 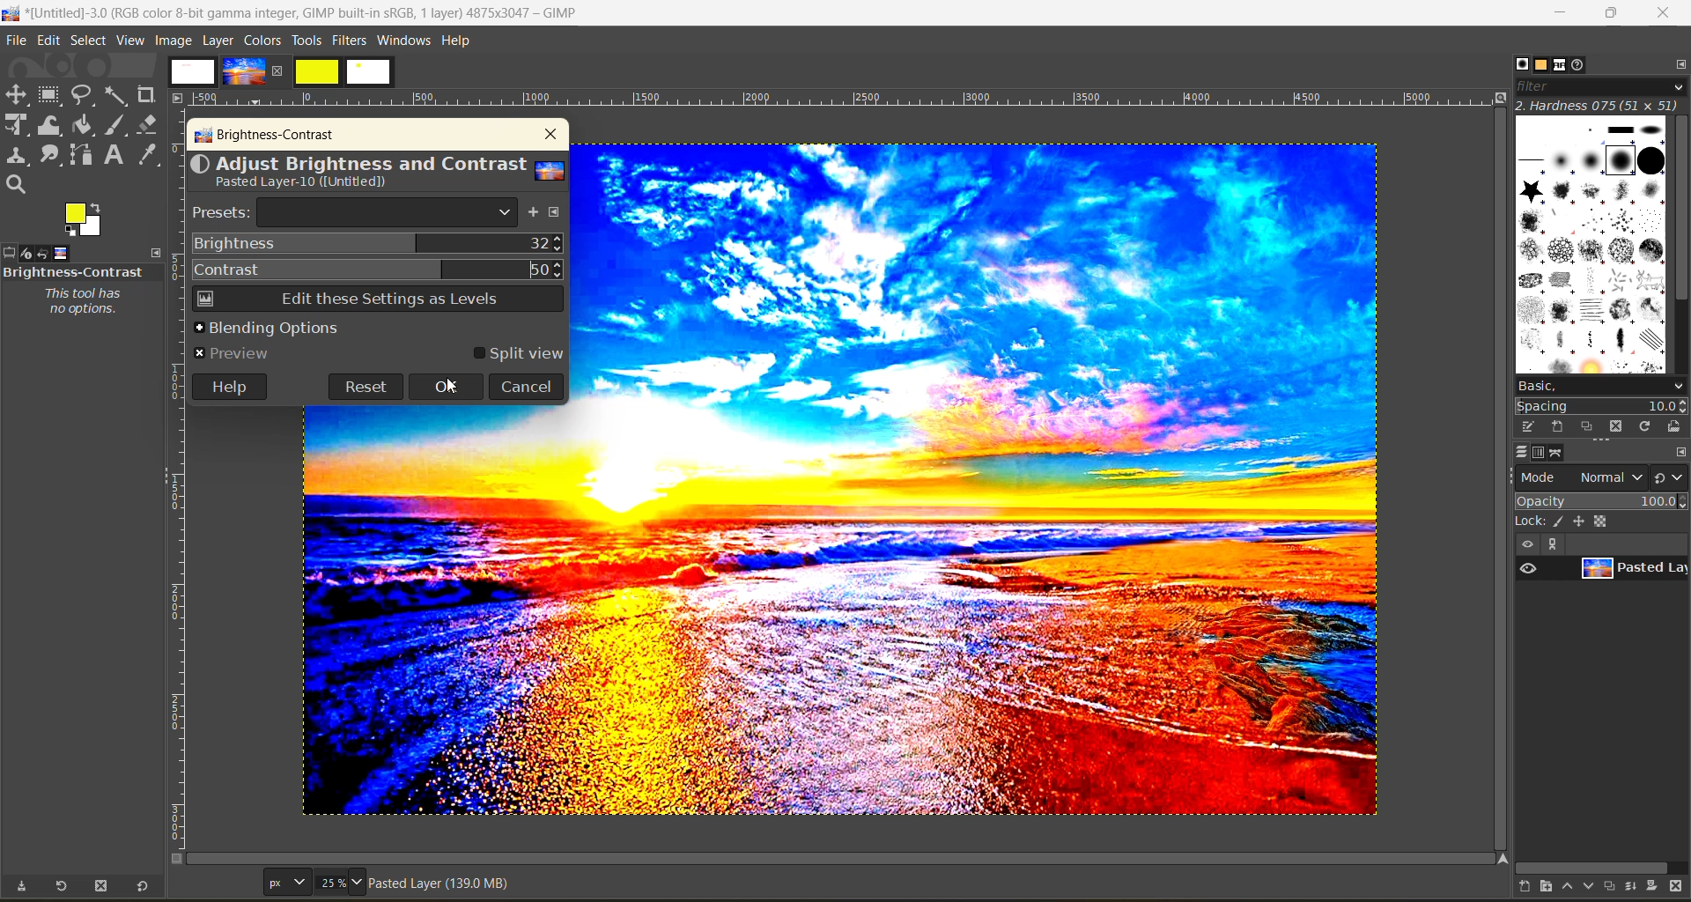 I want to click on merge this layer, so click(x=1638, y=889).